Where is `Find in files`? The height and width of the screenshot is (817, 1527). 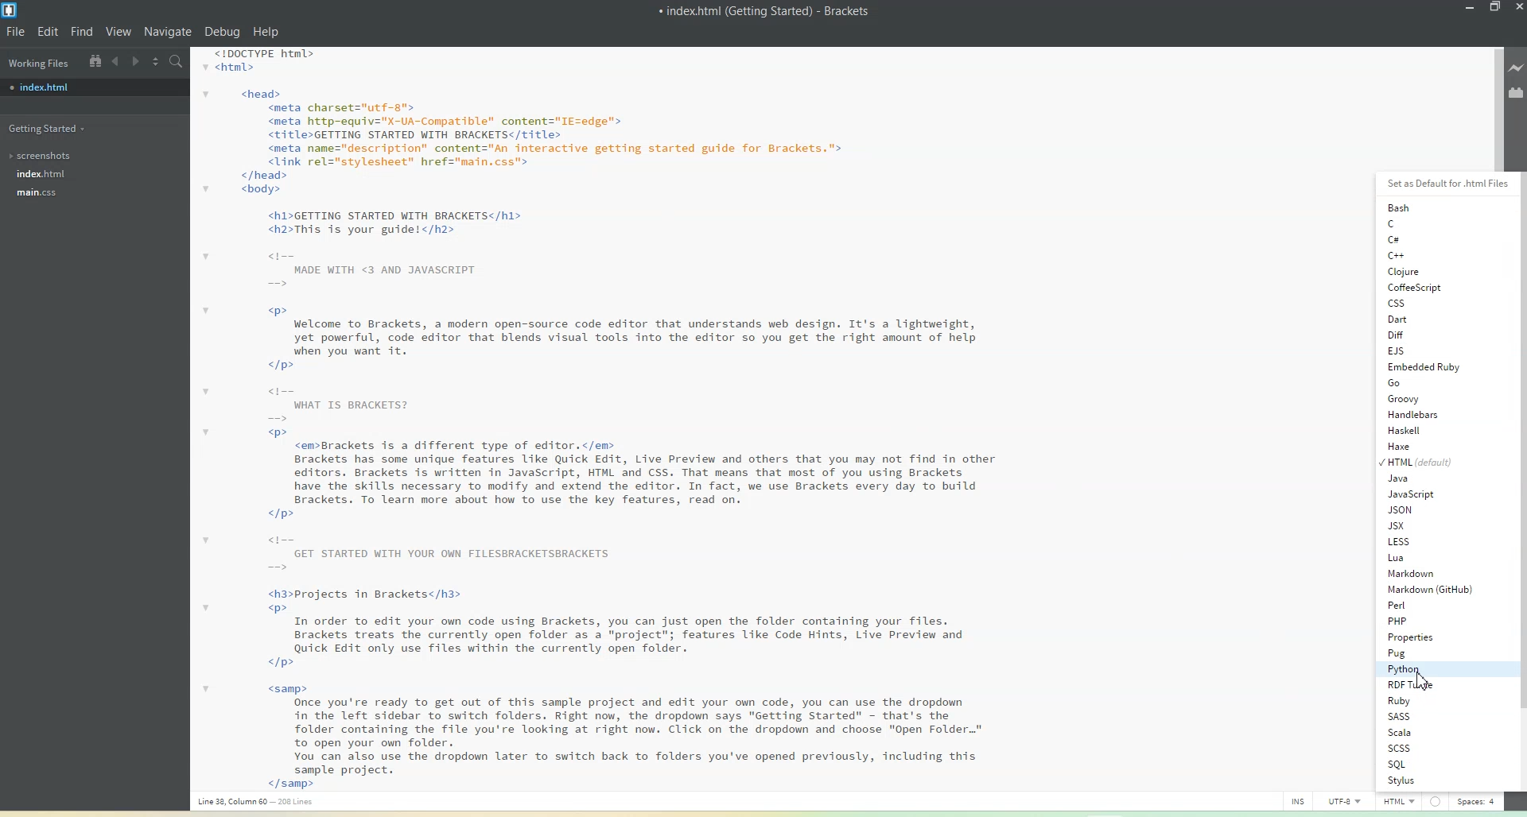 Find in files is located at coordinates (177, 61).